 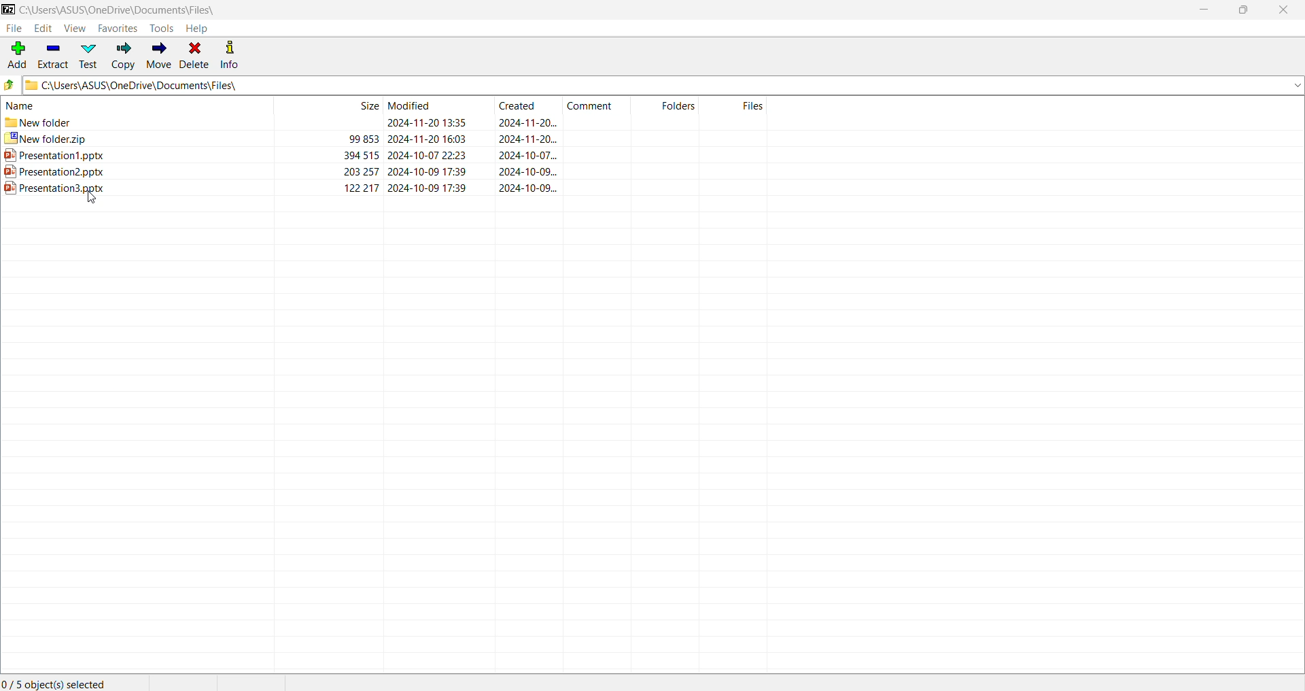 I want to click on Help, so click(x=202, y=28).